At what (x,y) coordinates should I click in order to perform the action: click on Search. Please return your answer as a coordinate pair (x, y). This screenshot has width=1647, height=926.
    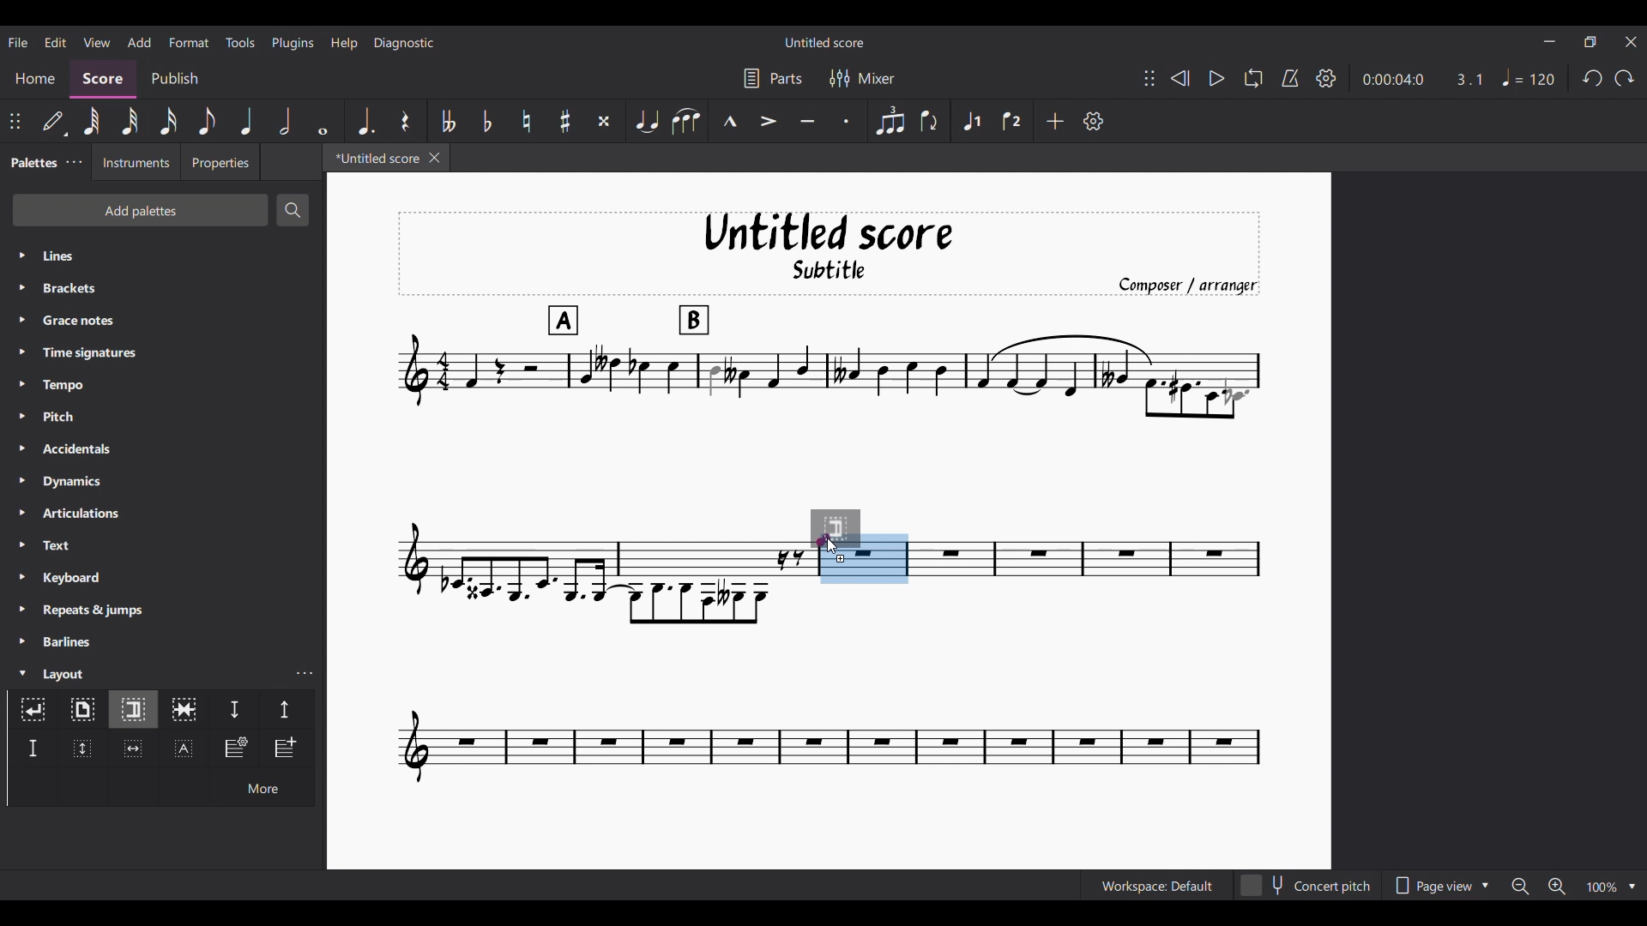
    Looking at the image, I should click on (291, 210).